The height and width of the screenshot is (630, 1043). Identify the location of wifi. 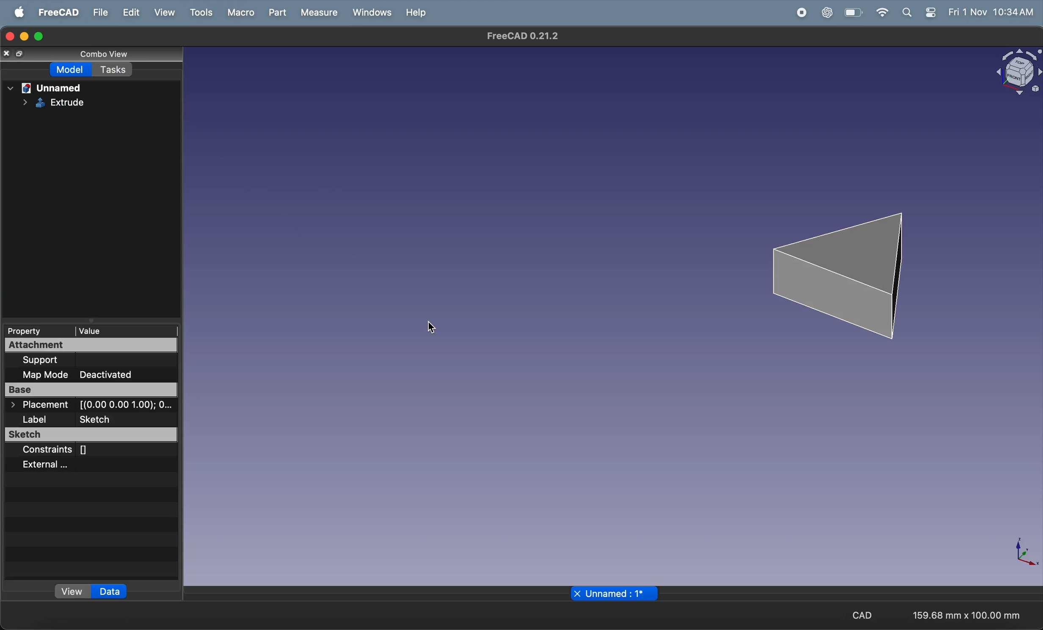
(882, 12).